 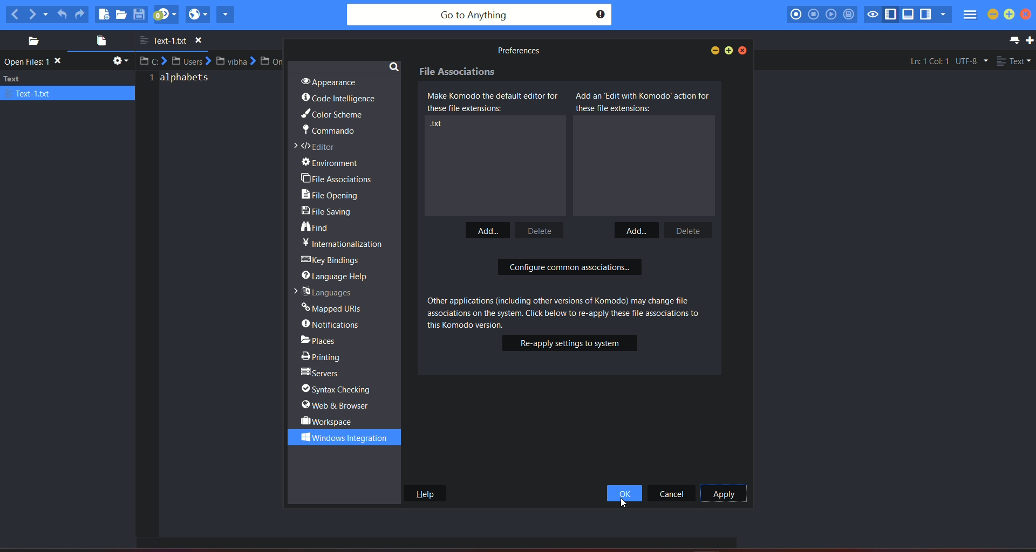 What do you see at coordinates (140, 14) in the screenshot?
I see `save file` at bounding box center [140, 14].